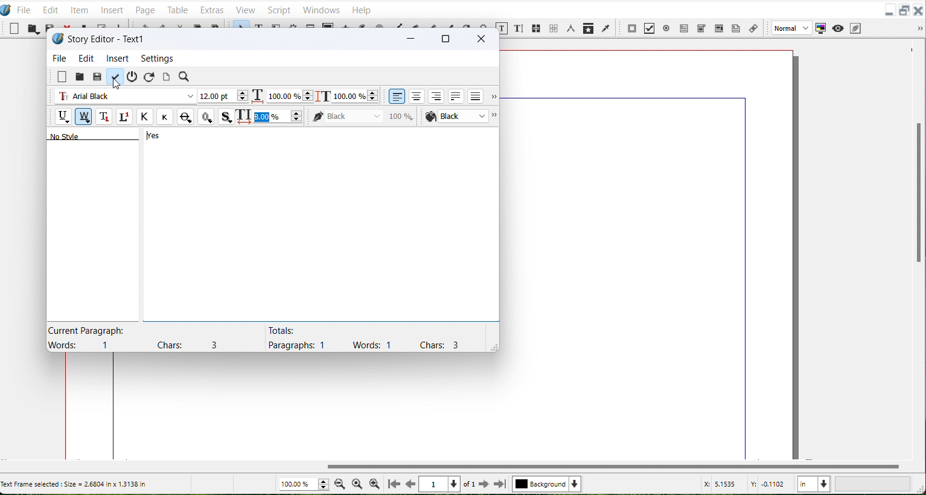  What do you see at coordinates (889, 10) in the screenshot?
I see `Minimize` at bounding box center [889, 10].